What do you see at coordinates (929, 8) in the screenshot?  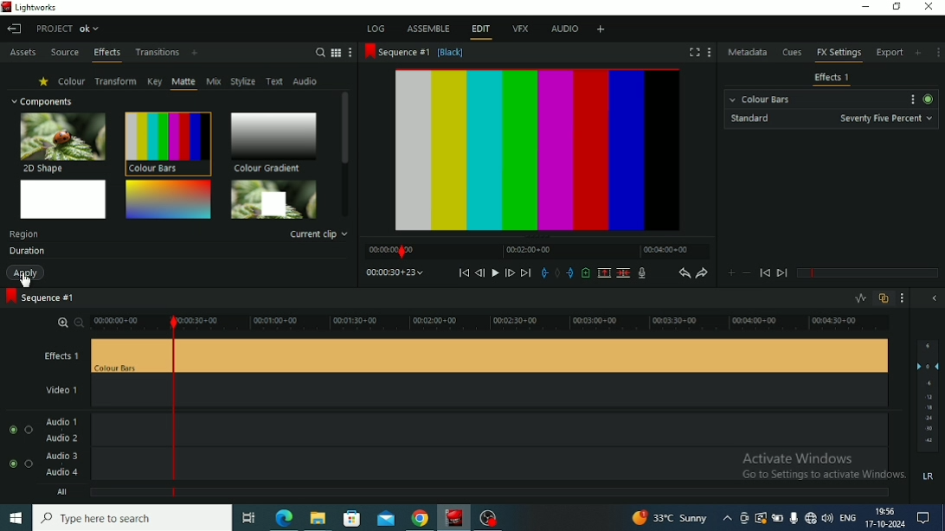 I see `Close` at bounding box center [929, 8].